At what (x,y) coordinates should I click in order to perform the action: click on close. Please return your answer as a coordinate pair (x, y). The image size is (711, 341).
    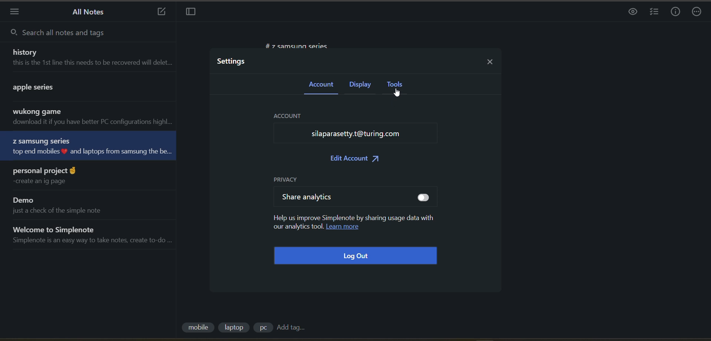
    Looking at the image, I should click on (493, 63).